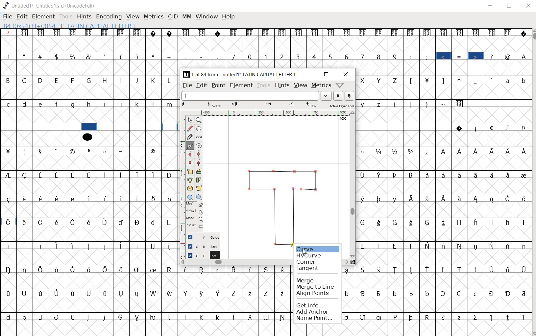  What do you see at coordinates (299, 33) in the screenshot?
I see `Symbol` at bounding box center [299, 33].